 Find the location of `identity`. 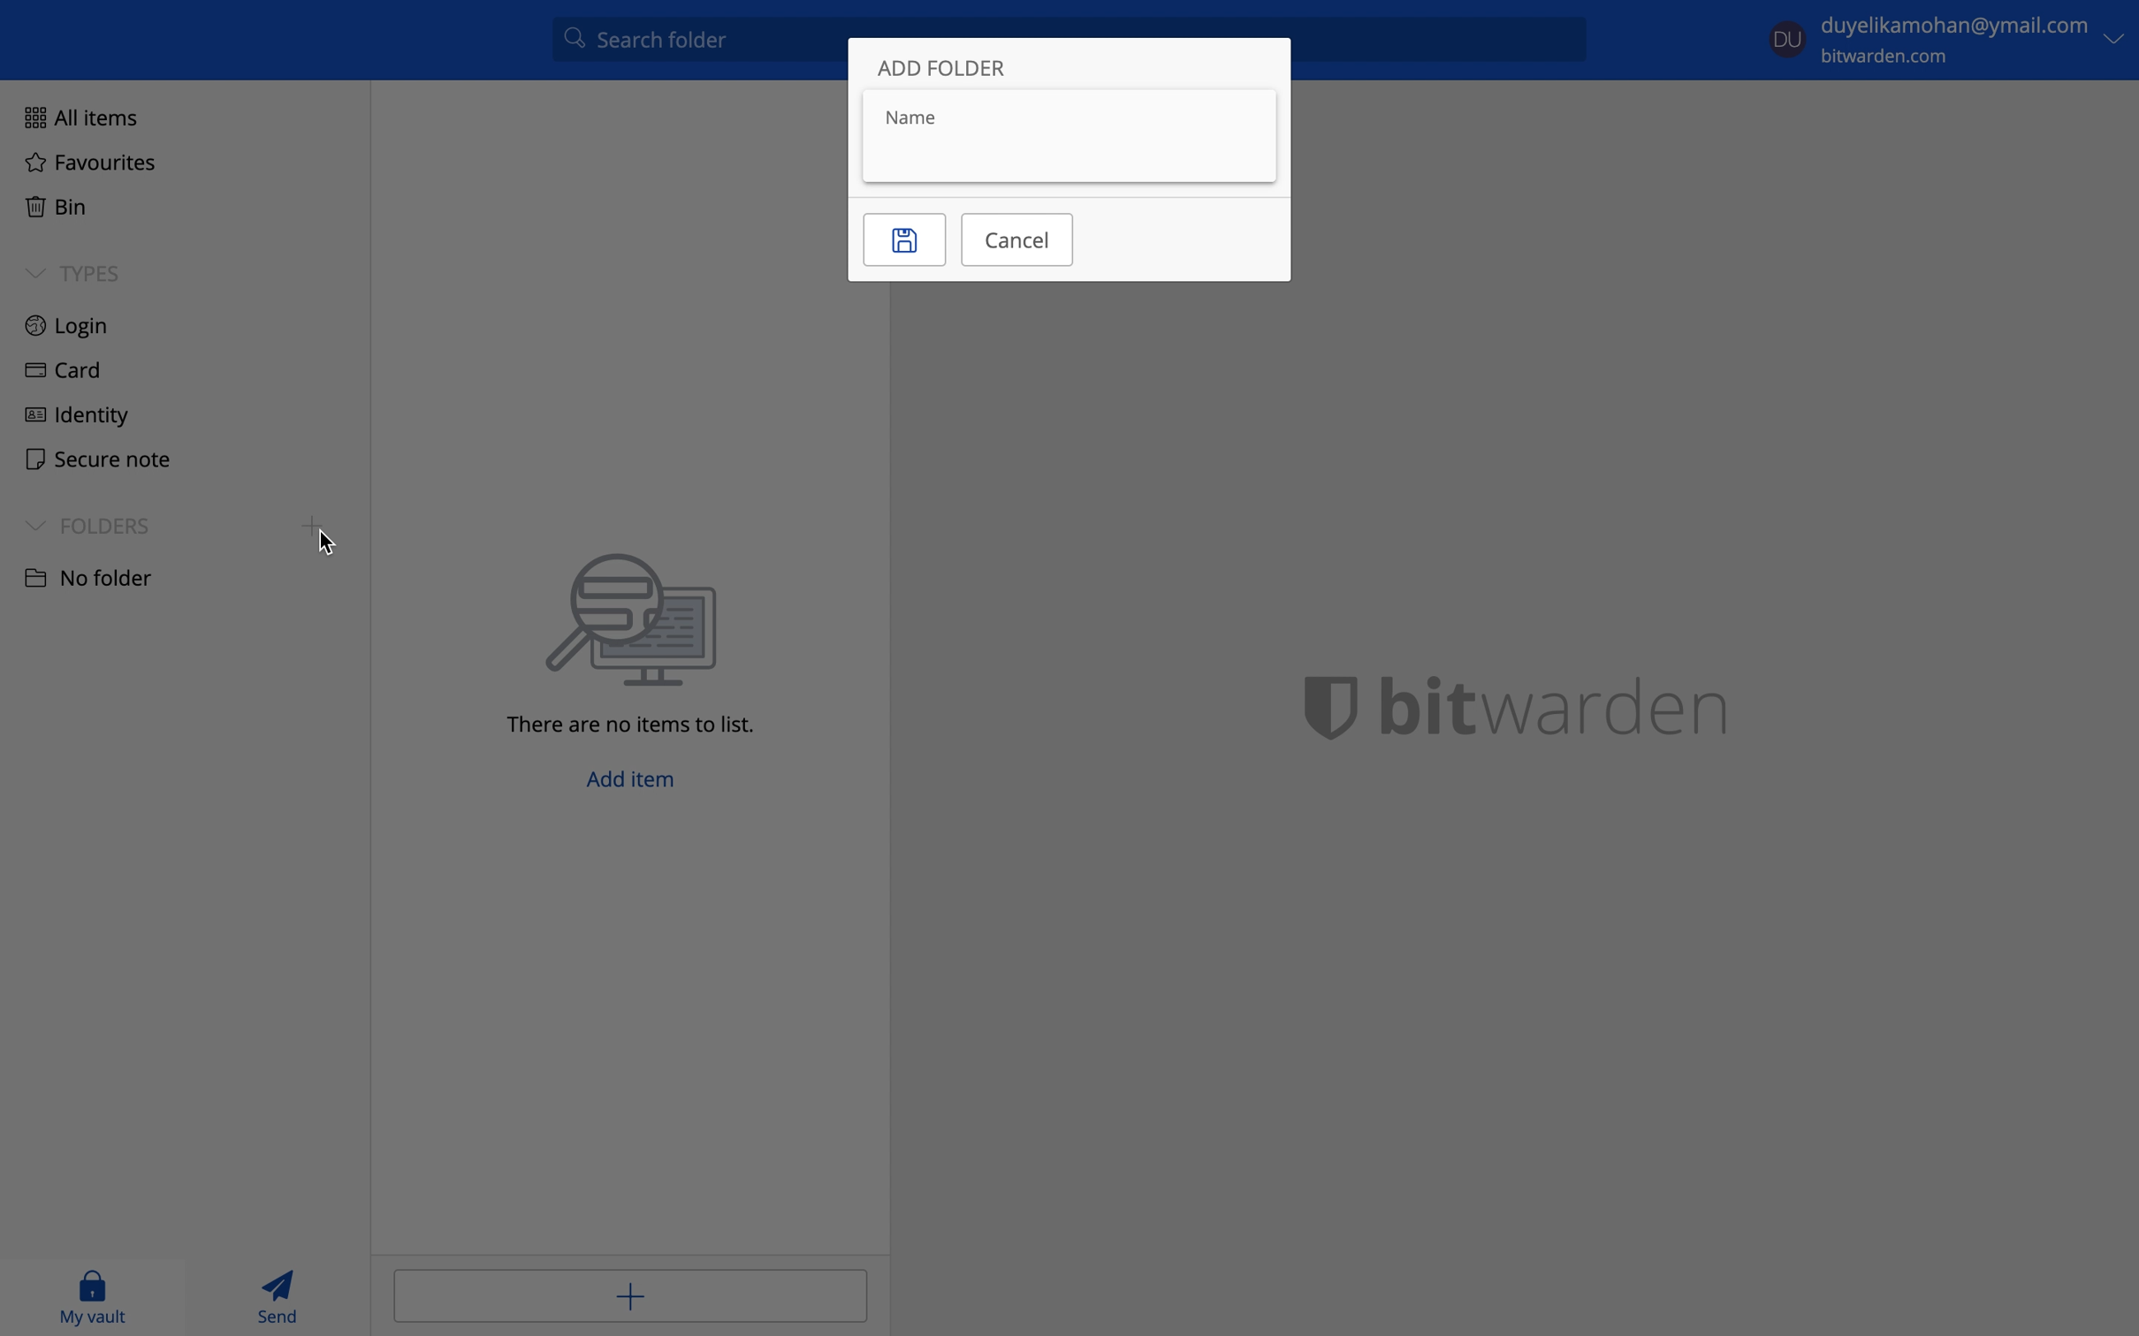

identity is located at coordinates (77, 413).